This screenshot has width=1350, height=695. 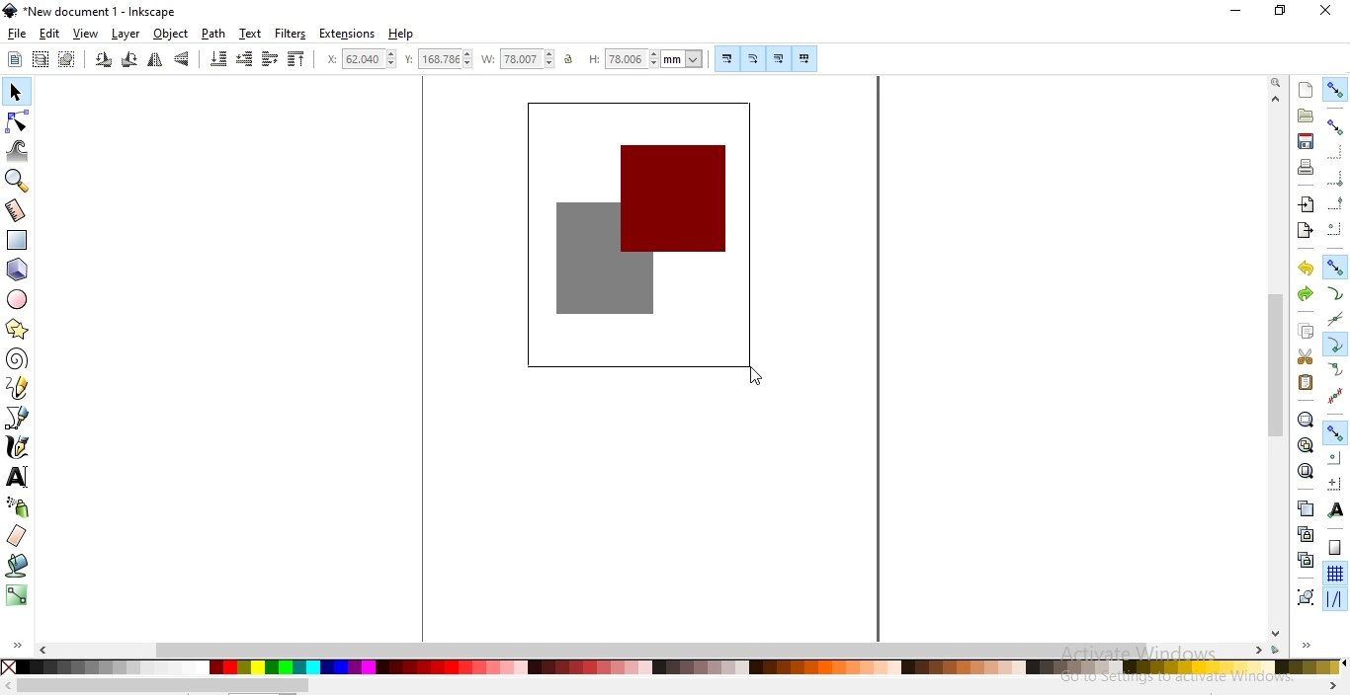 What do you see at coordinates (155, 61) in the screenshot?
I see `flip horizontal` at bounding box center [155, 61].